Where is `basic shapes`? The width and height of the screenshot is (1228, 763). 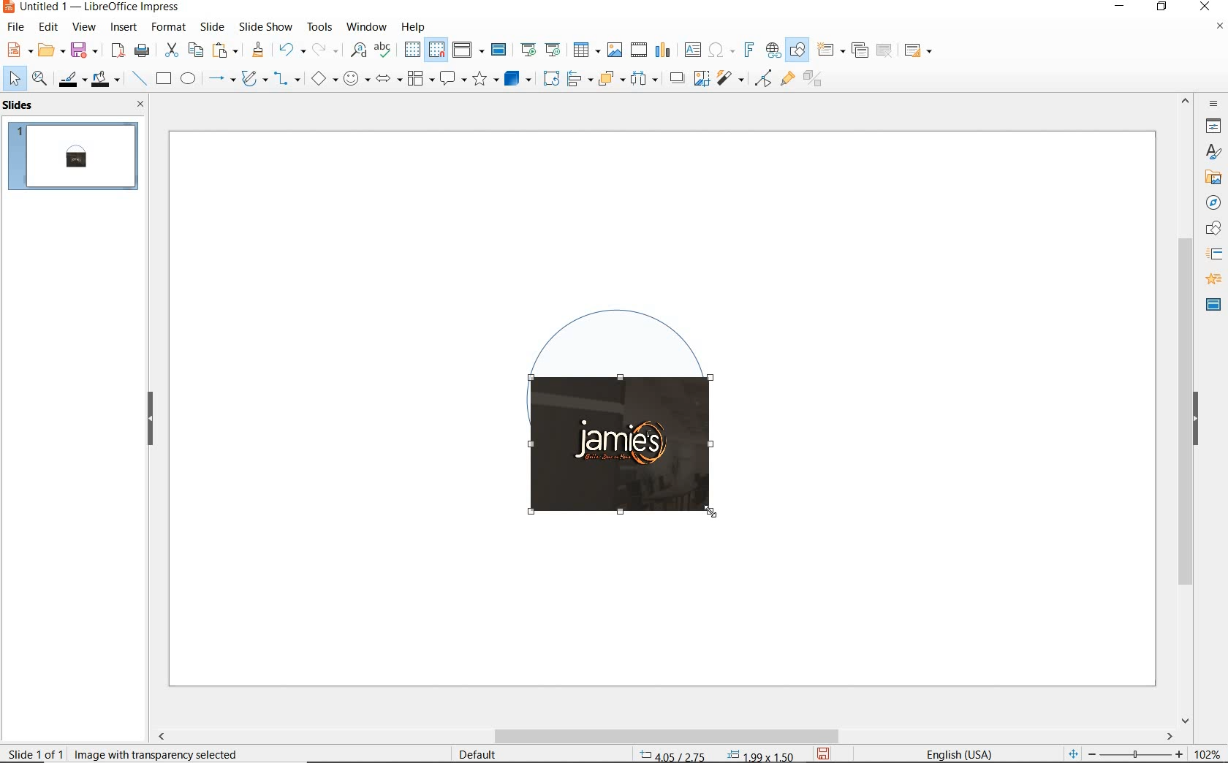 basic shapes is located at coordinates (324, 80).